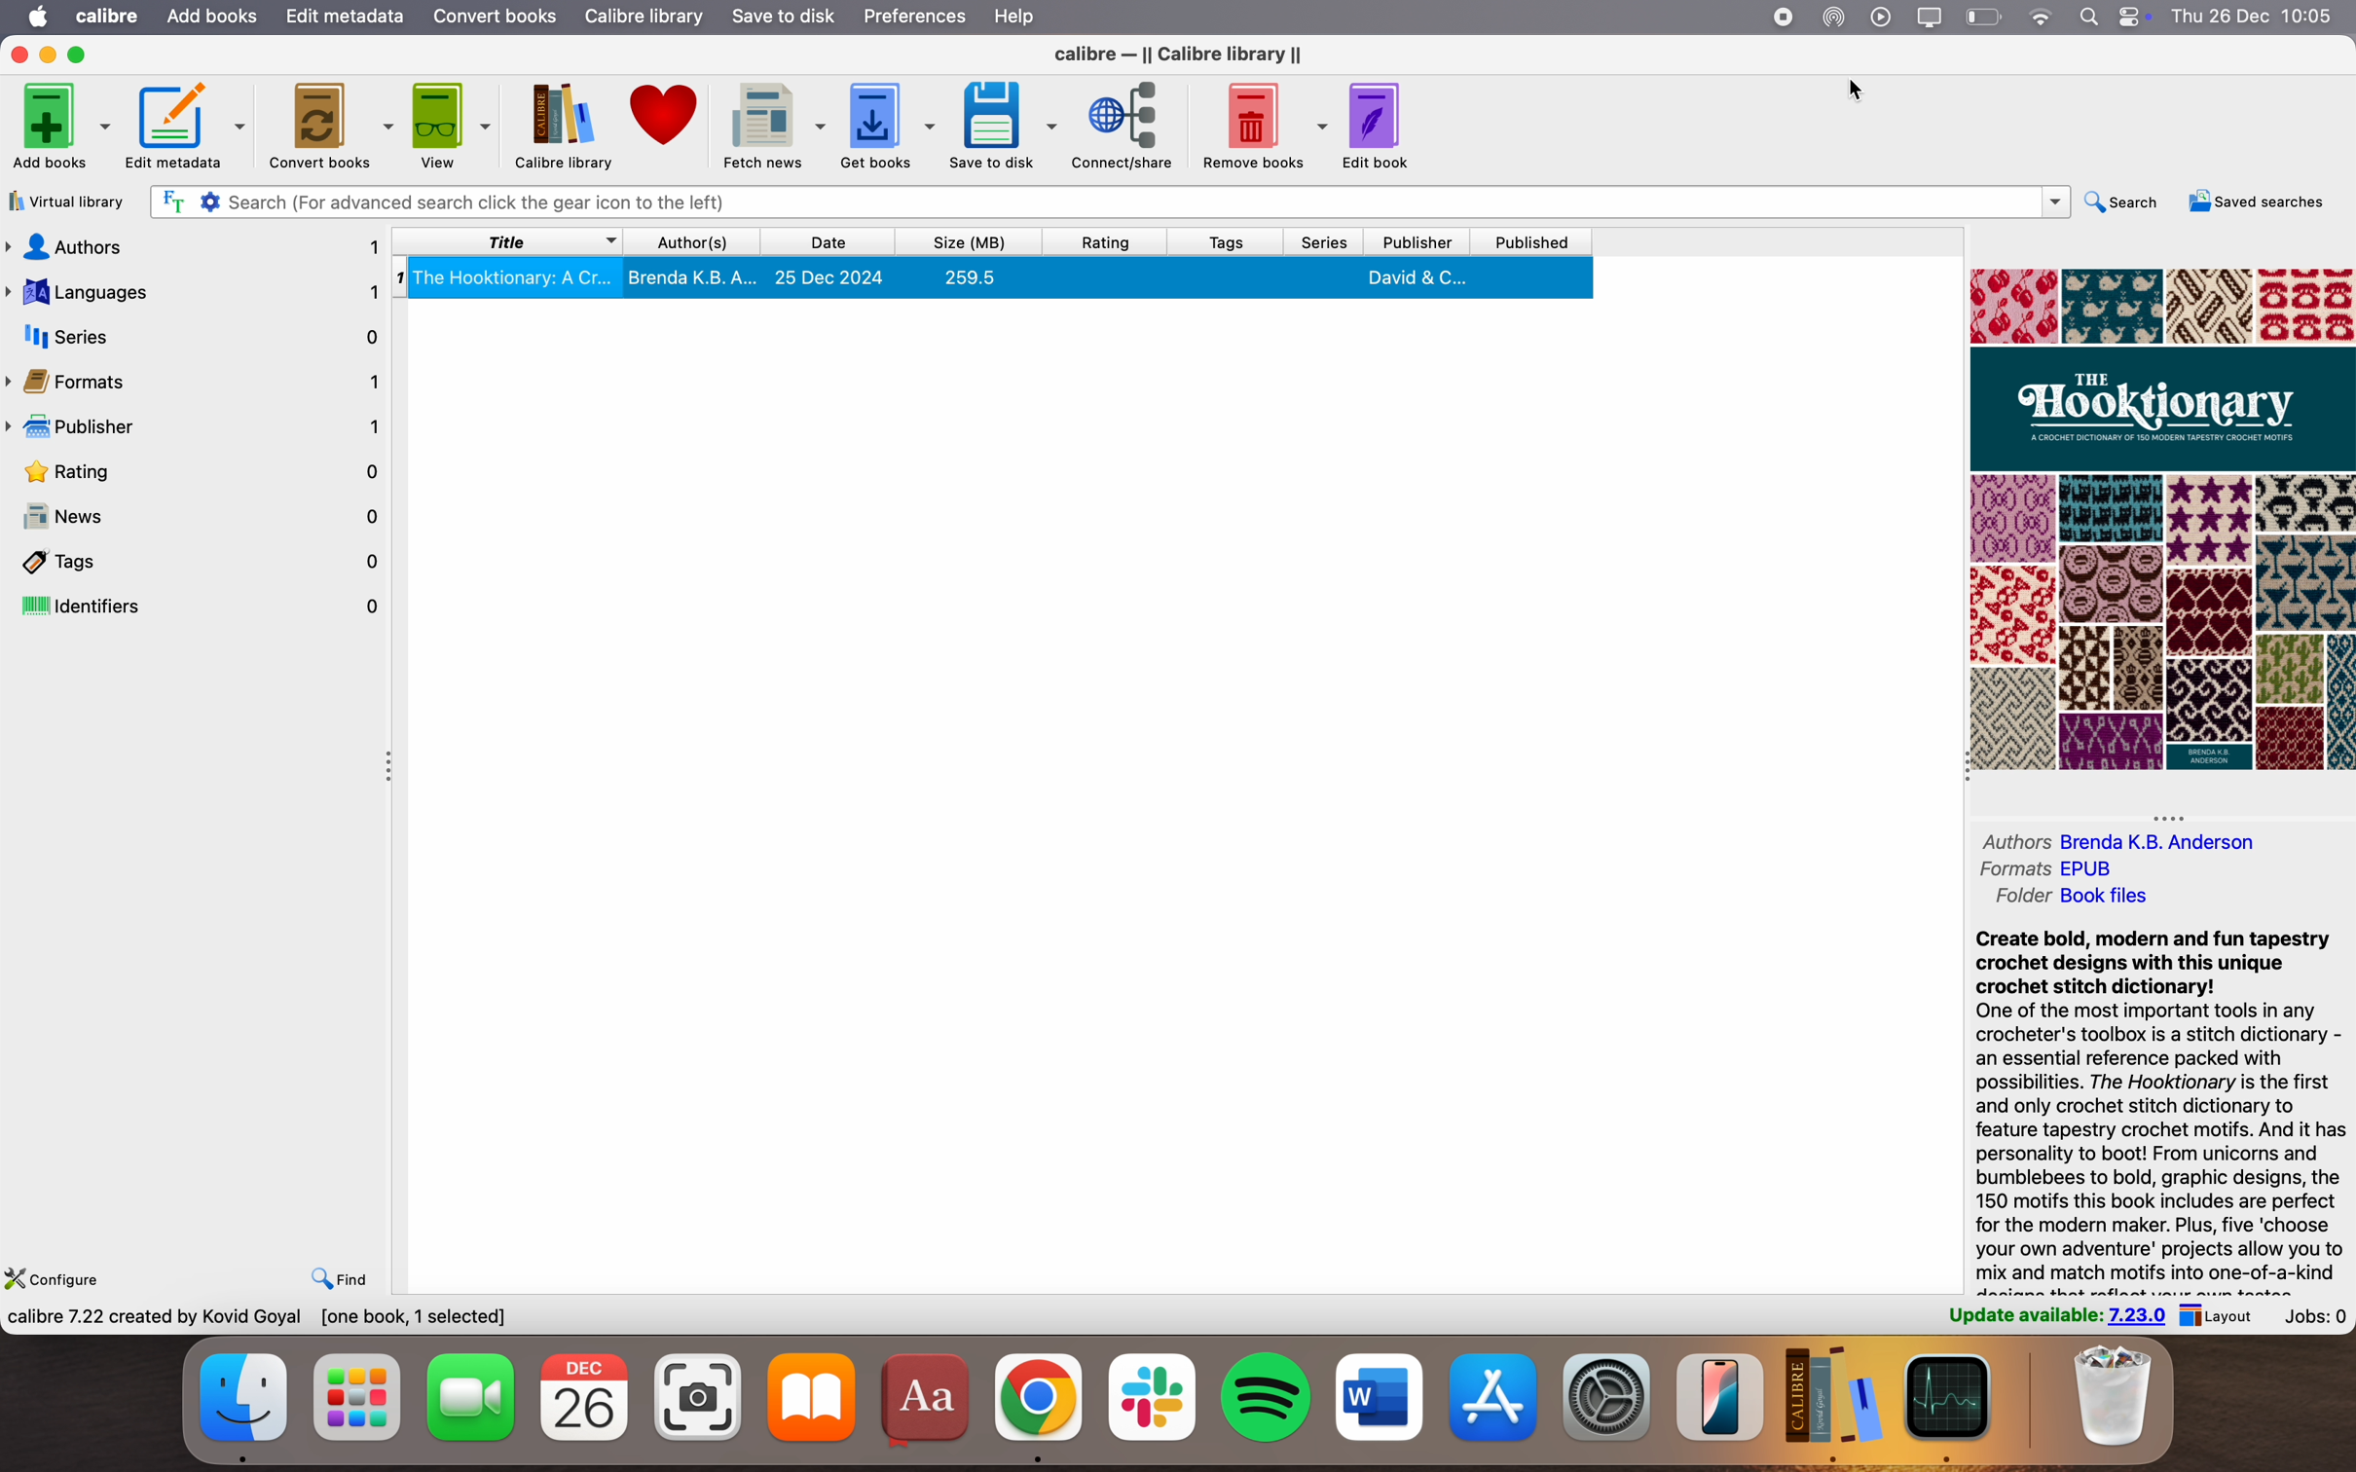  Describe the element at coordinates (84, 55) in the screenshot. I see `maximize` at that location.